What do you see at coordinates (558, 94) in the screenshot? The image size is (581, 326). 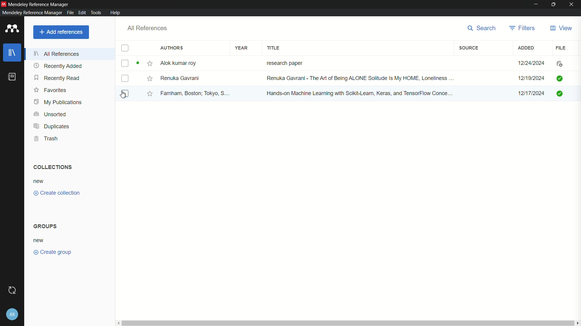 I see `icon` at bounding box center [558, 94].